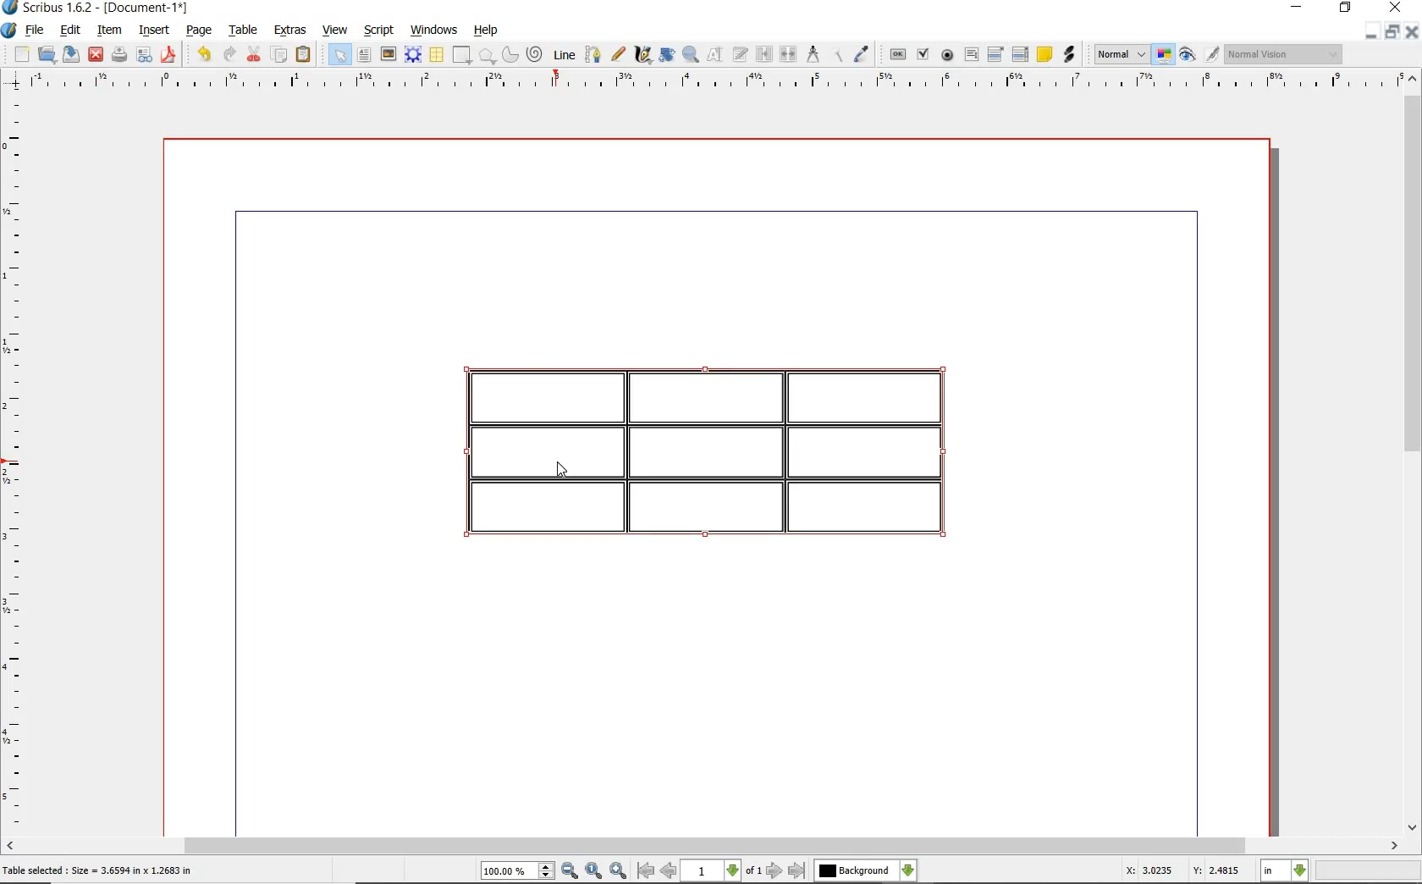 This screenshot has height=884, width=1422. I want to click on select item, so click(338, 54).